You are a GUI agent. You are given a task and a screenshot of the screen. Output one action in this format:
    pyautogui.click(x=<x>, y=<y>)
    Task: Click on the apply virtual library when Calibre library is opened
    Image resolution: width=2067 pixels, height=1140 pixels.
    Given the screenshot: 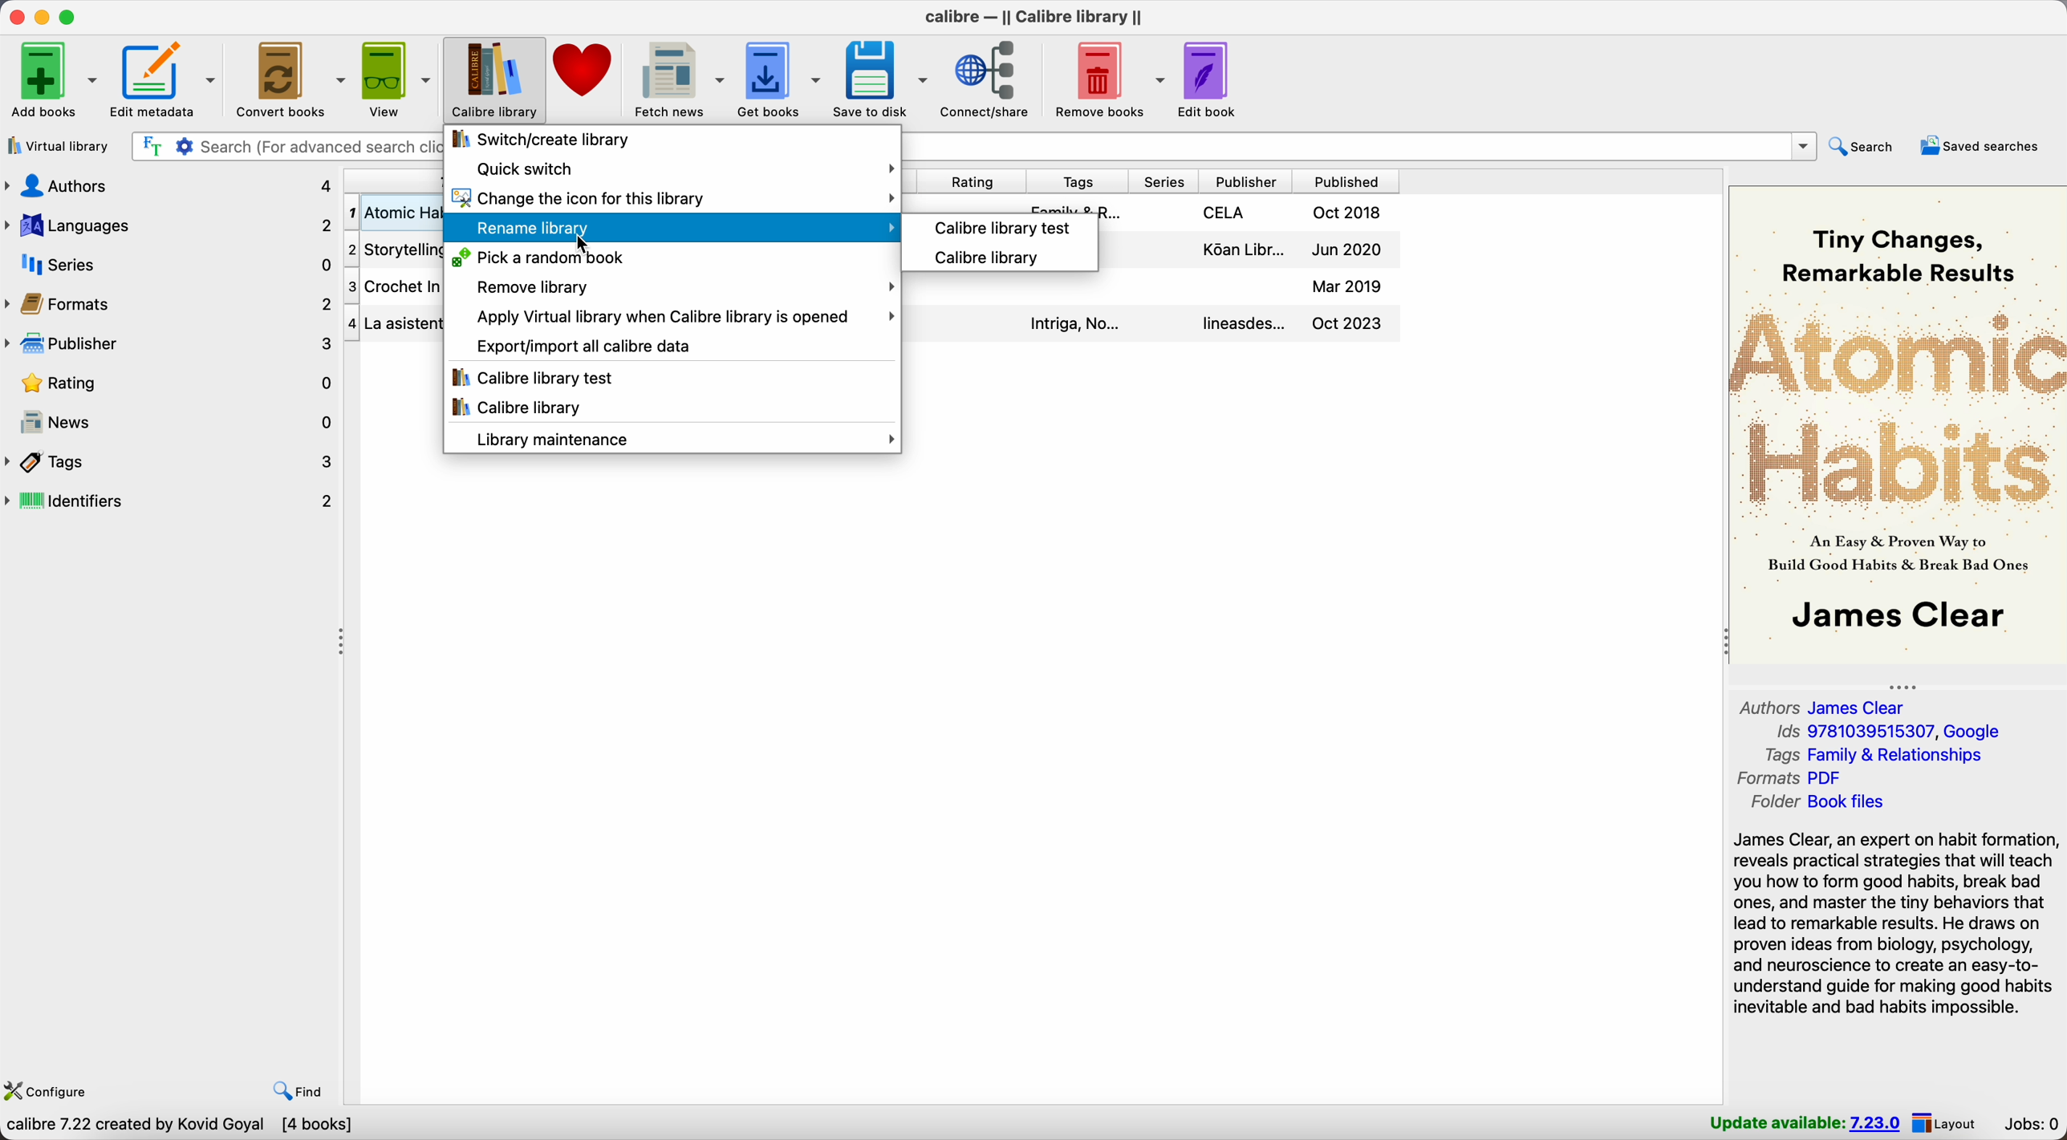 What is the action you would take?
    pyautogui.click(x=682, y=317)
    